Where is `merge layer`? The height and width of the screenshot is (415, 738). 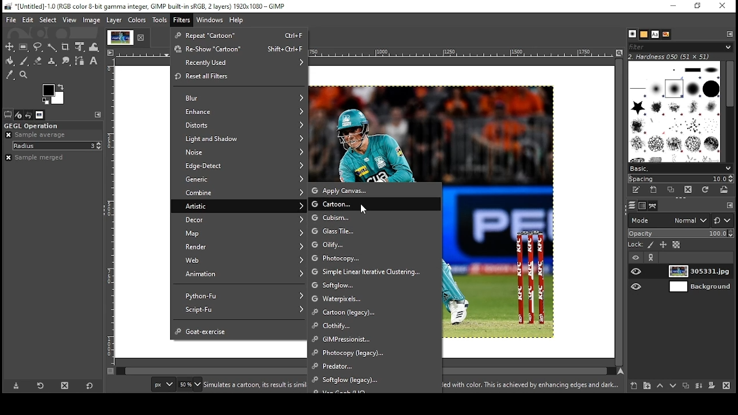
merge layer is located at coordinates (699, 387).